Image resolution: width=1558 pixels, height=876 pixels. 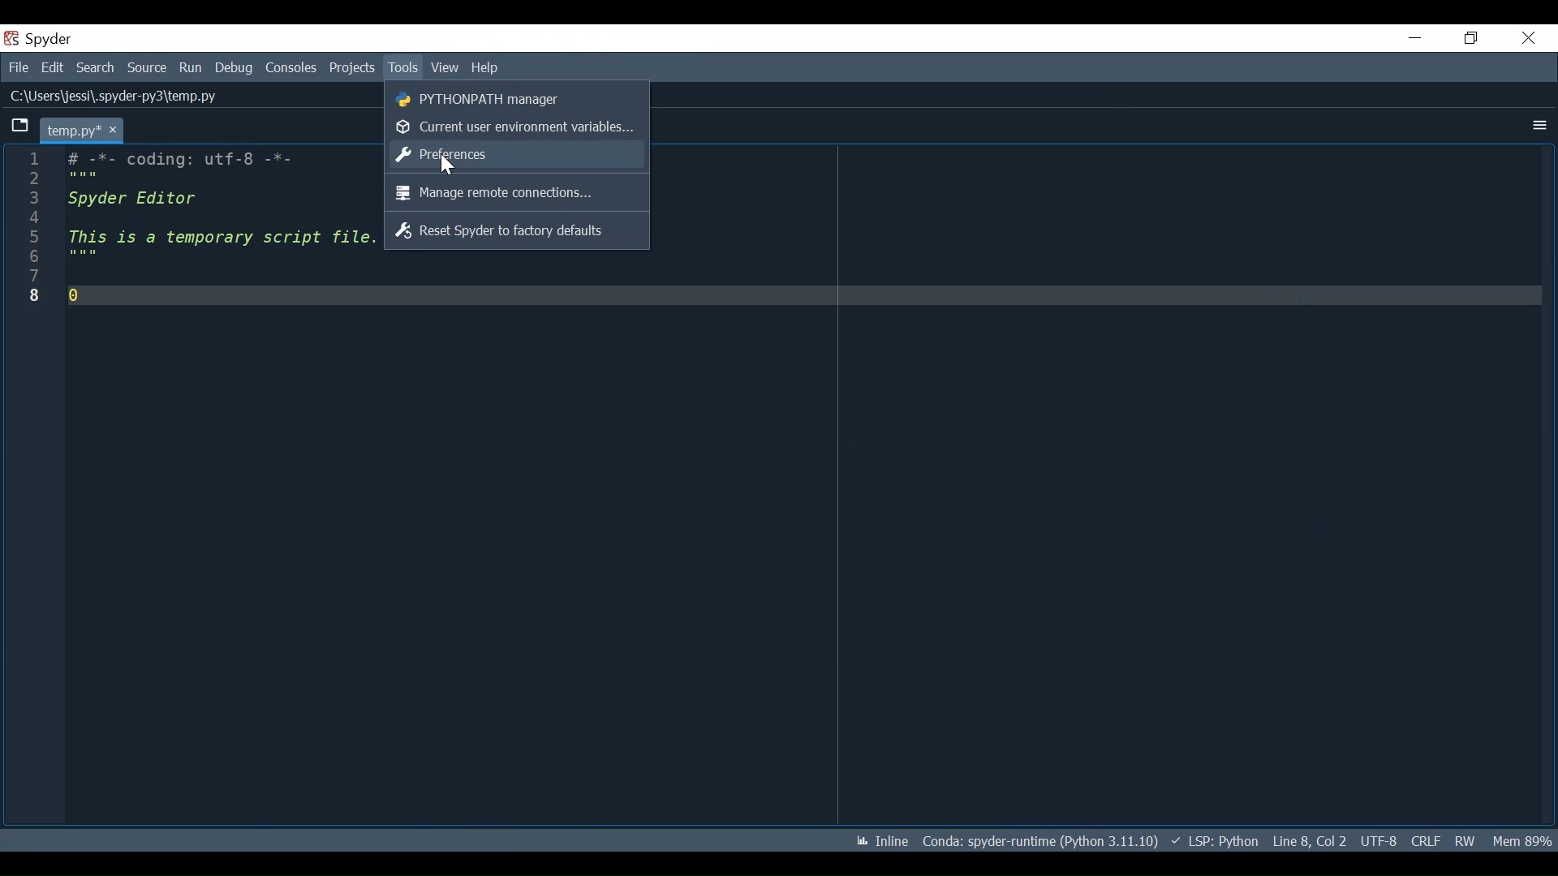 What do you see at coordinates (1377, 840) in the screenshot?
I see `File Encoding` at bounding box center [1377, 840].